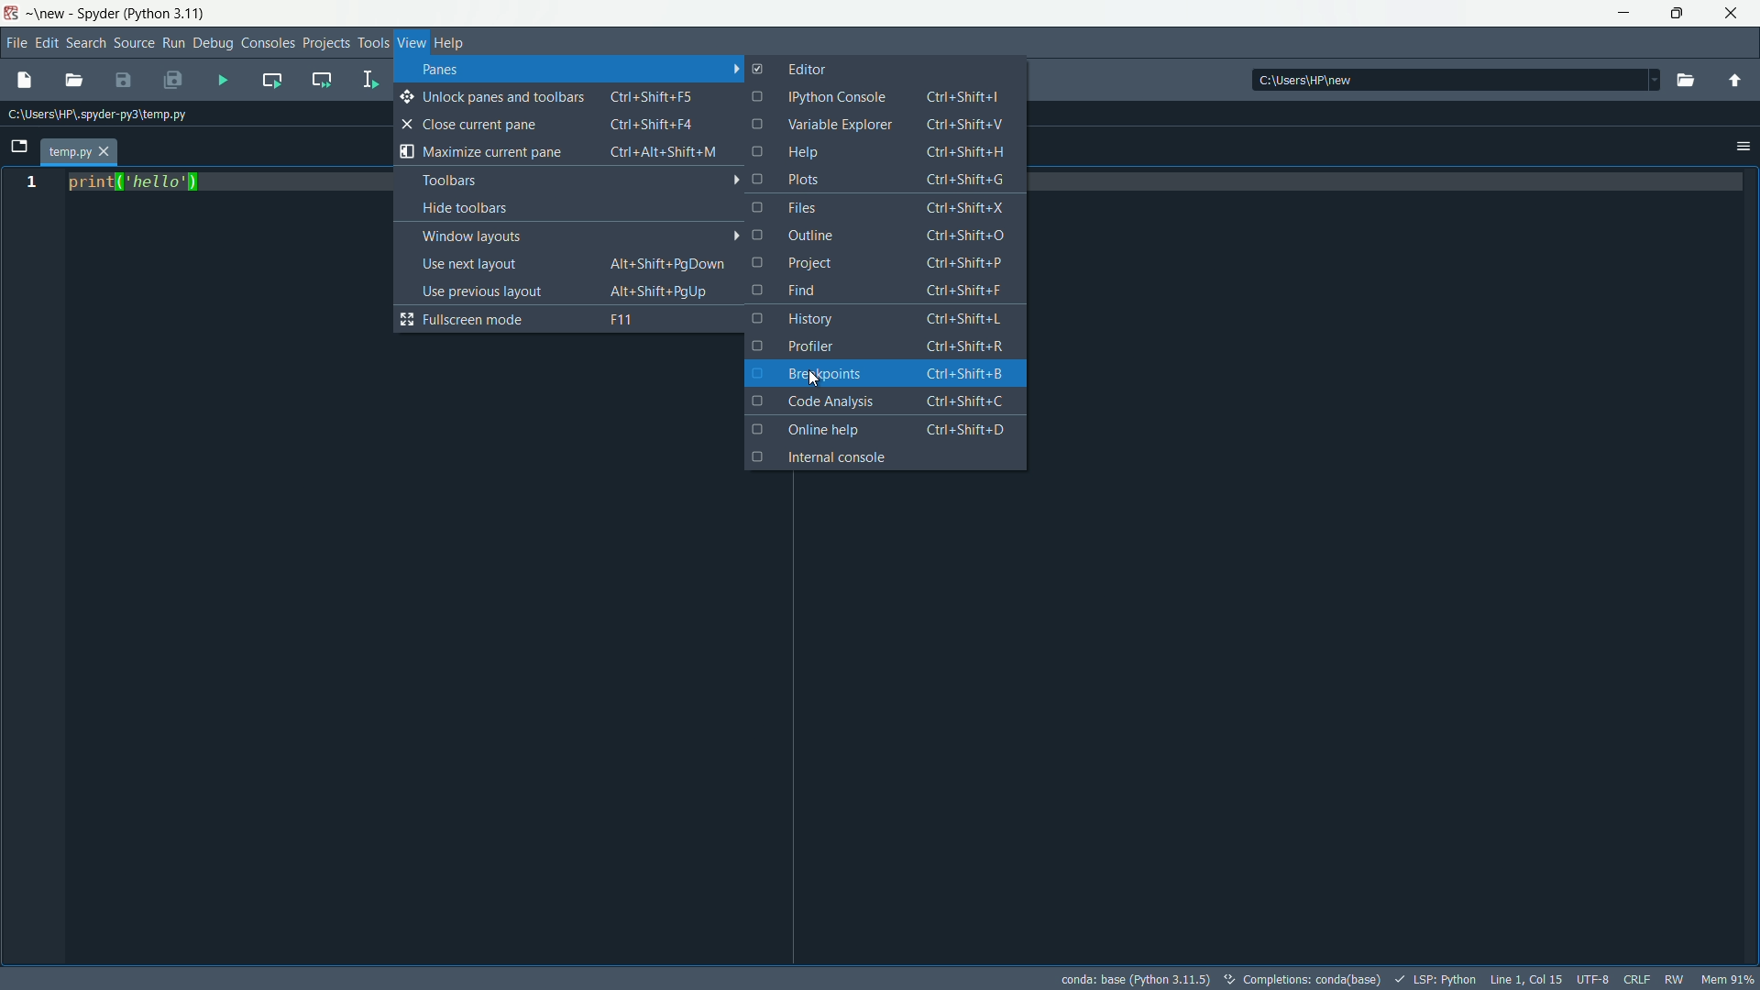  Describe the element at coordinates (1736, 14) in the screenshot. I see `close app` at that location.